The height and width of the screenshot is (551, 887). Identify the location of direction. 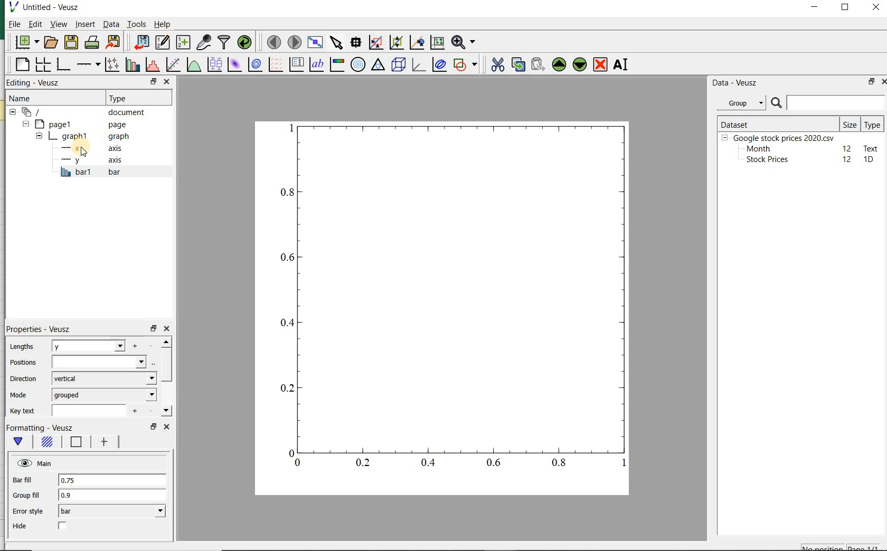
(22, 378).